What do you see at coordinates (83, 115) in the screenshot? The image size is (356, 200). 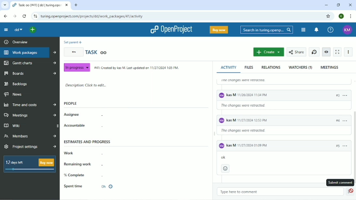 I see `Assignee` at bounding box center [83, 115].